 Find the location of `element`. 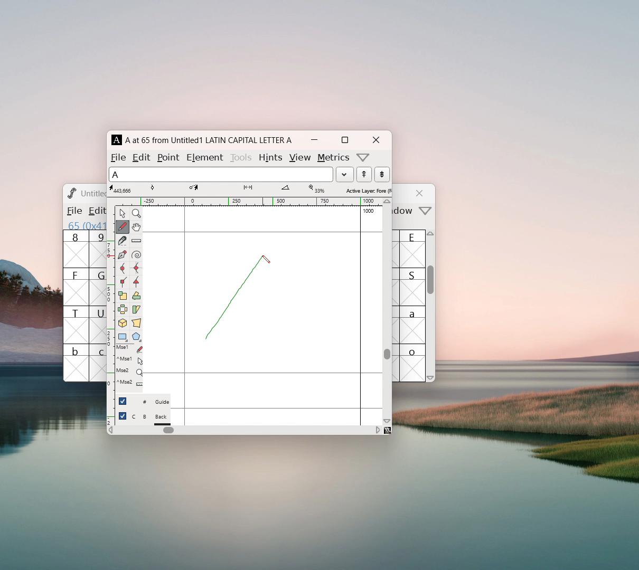

element is located at coordinates (204, 156).